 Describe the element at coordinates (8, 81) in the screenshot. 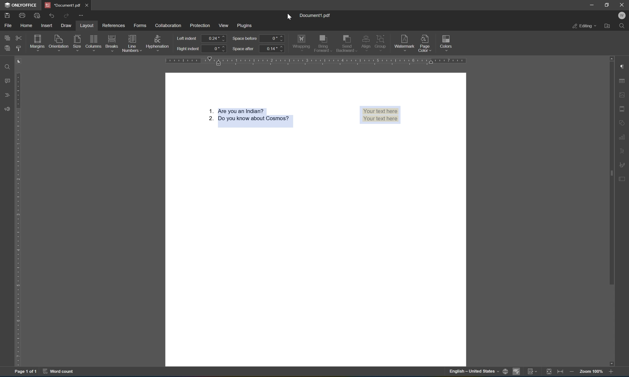

I see `comments` at that location.